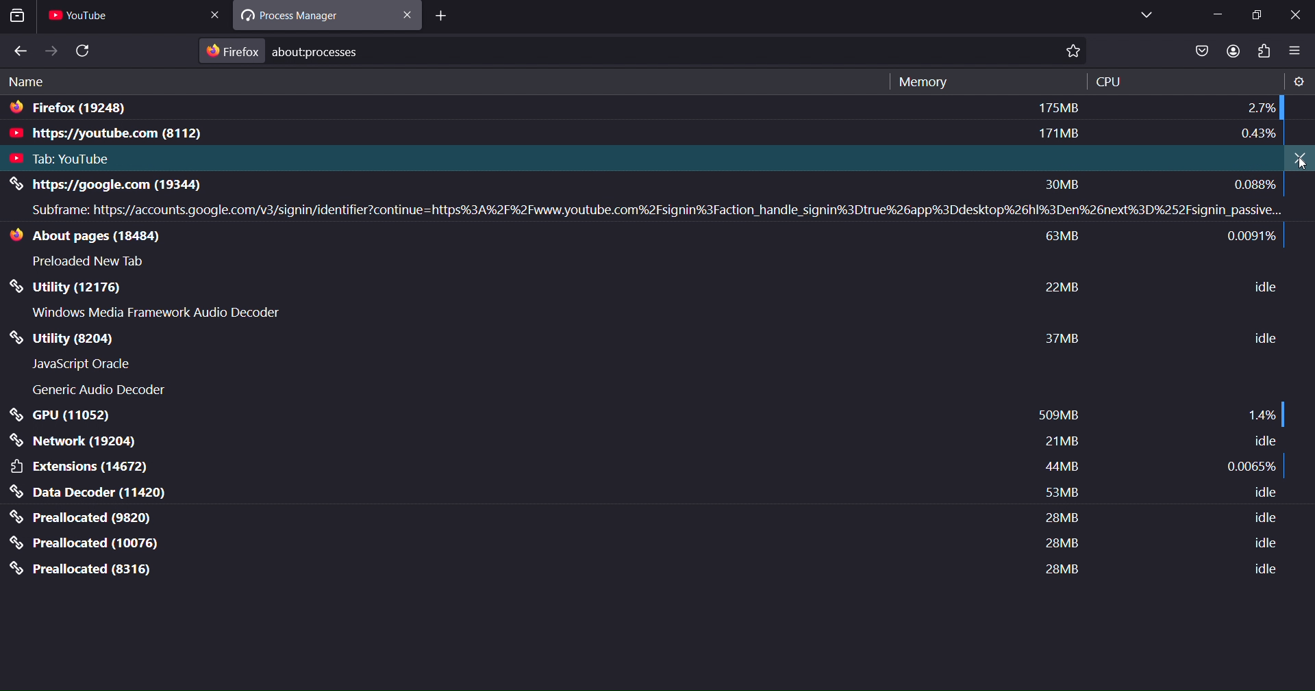  What do you see at coordinates (83, 569) in the screenshot?
I see `preallocated` at bounding box center [83, 569].